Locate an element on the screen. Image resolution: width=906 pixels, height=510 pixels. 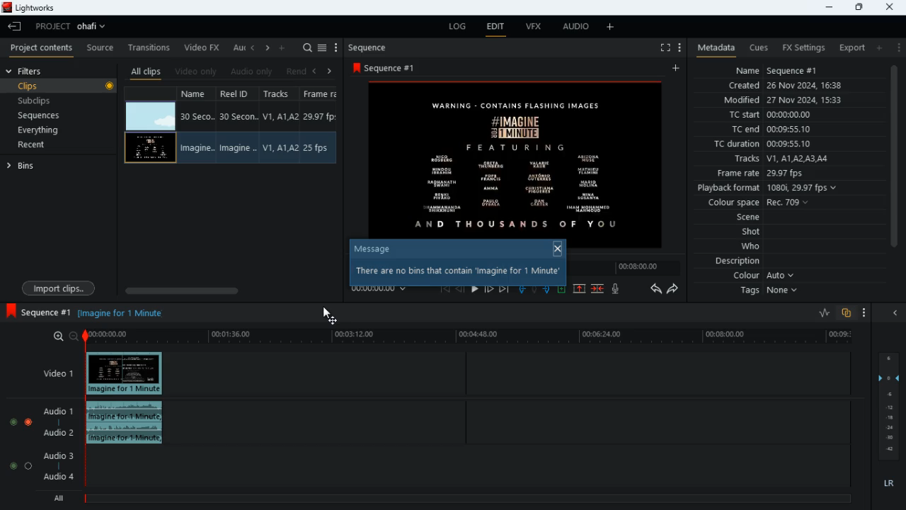
au is located at coordinates (239, 47).